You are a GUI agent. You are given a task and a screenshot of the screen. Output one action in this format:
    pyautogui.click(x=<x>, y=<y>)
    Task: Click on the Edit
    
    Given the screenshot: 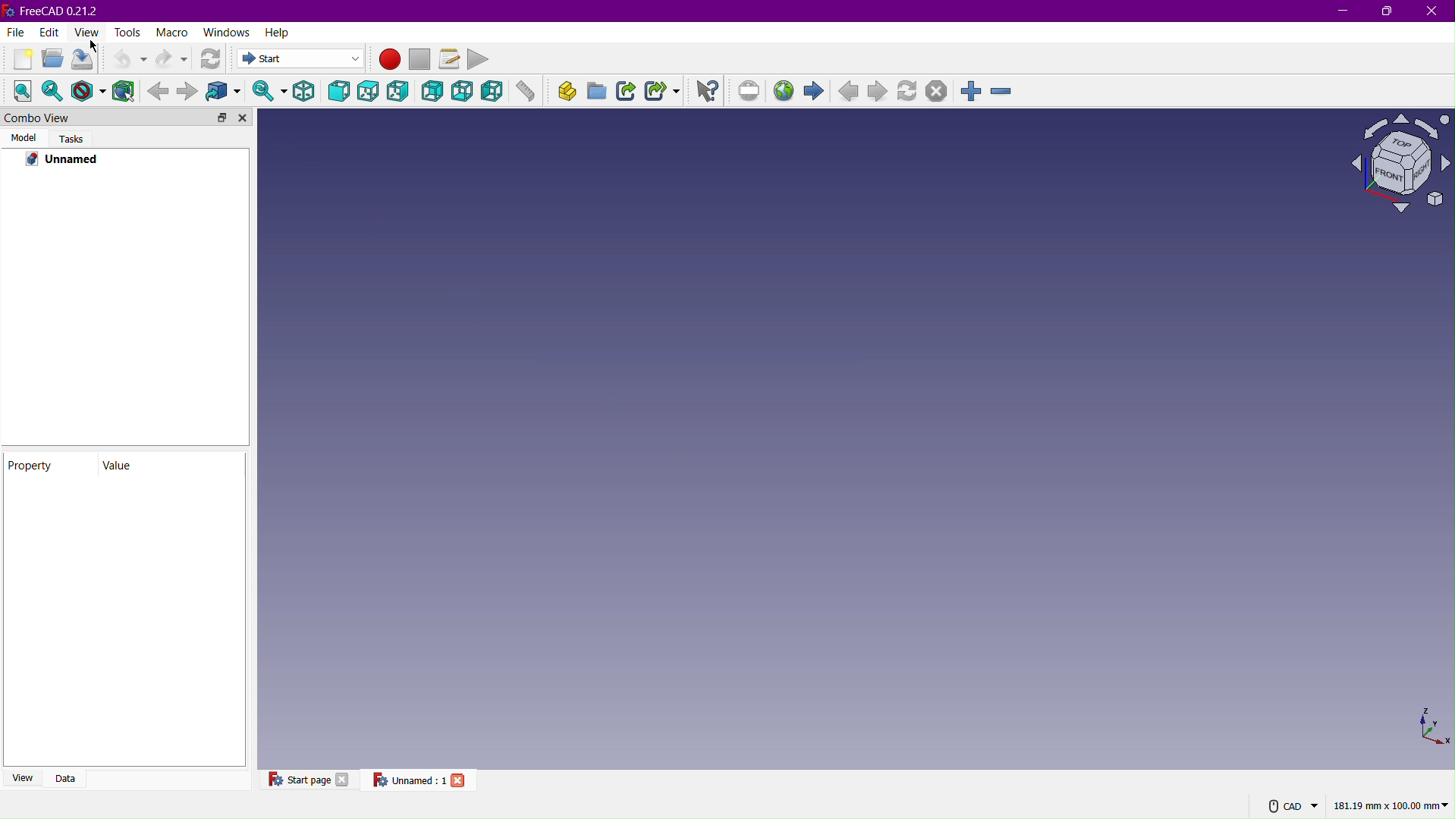 What is the action you would take?
    pyautogui.click(x=49, y=32)
    